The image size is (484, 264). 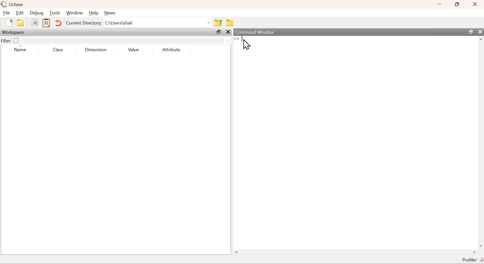 What do you see at coordinates (245, 44) in the screenshot?
I see `Cursor` at bounding box center [245, 44].